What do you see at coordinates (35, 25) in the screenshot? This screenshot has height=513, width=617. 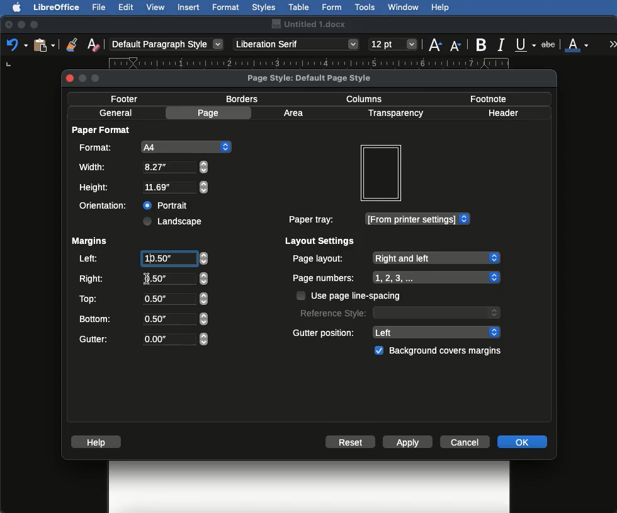 I see `Maximize` at bounding box center [35, 25].